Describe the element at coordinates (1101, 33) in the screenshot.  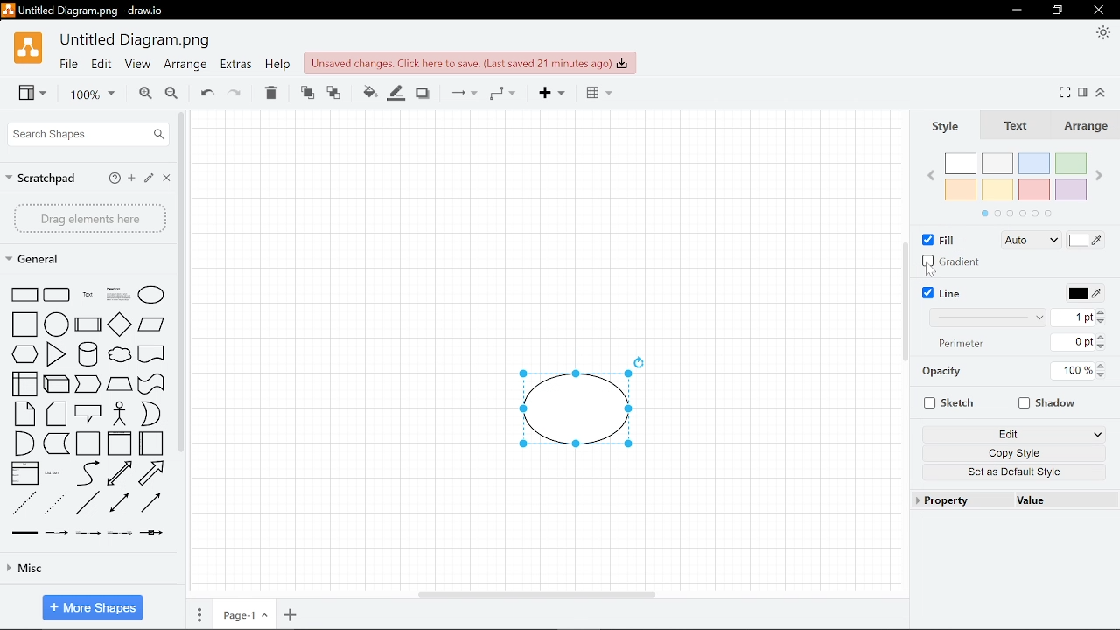
I see `Appearence` at that location.